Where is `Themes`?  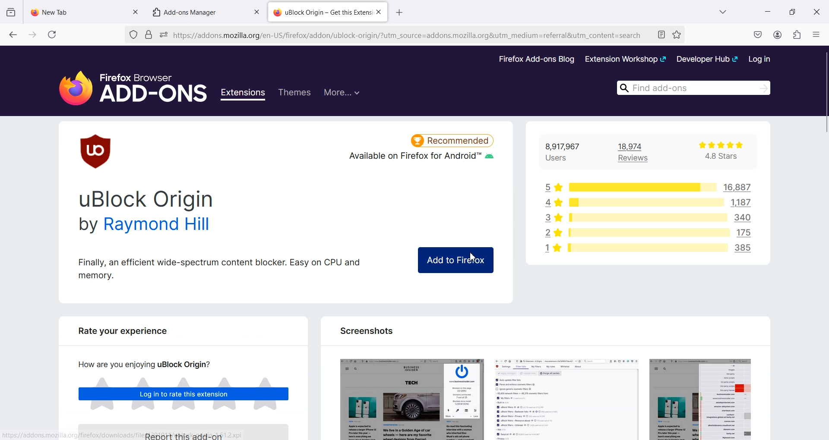
Themes is located at coordinates (294, 93).